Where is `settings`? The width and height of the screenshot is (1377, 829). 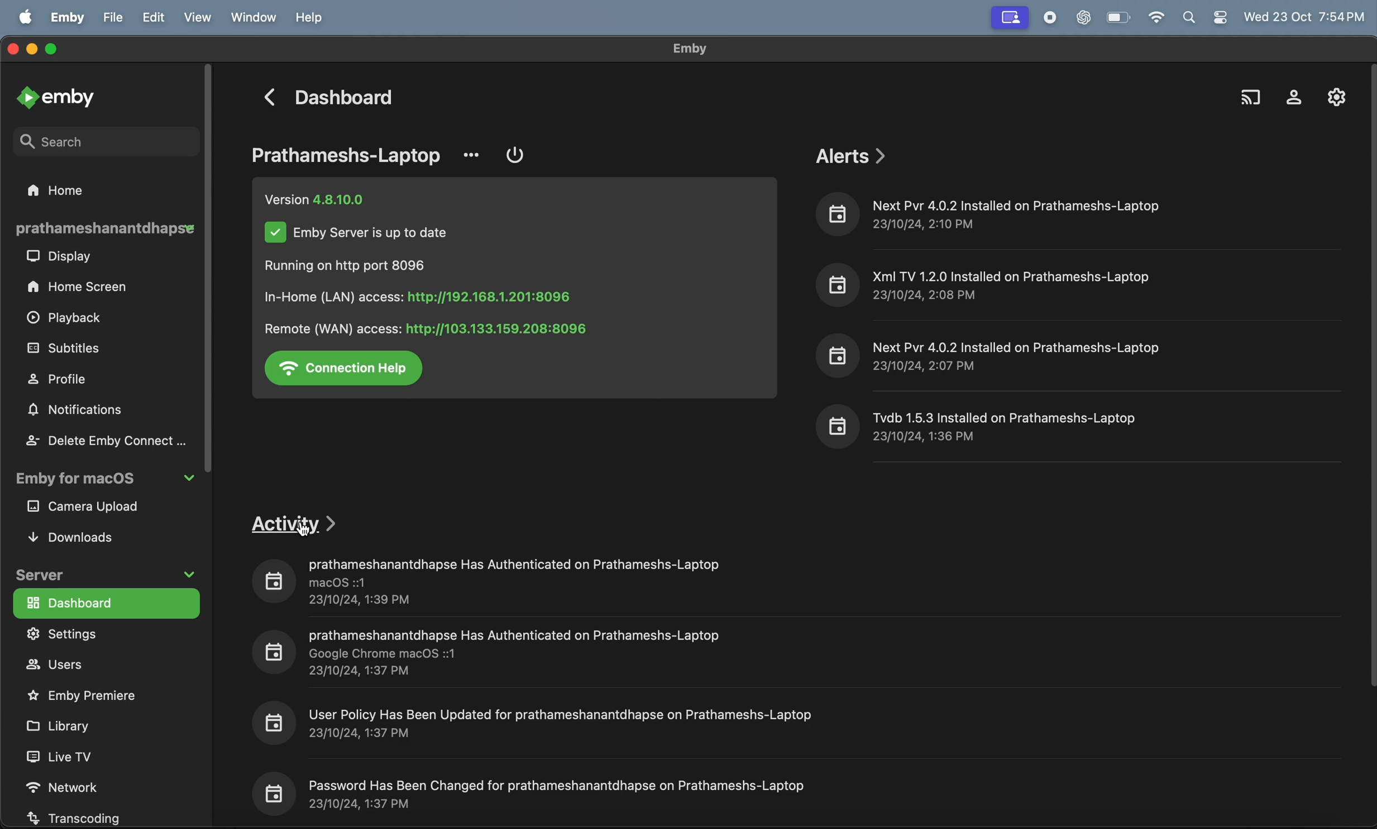
settings is located at coordinates (100, 634).